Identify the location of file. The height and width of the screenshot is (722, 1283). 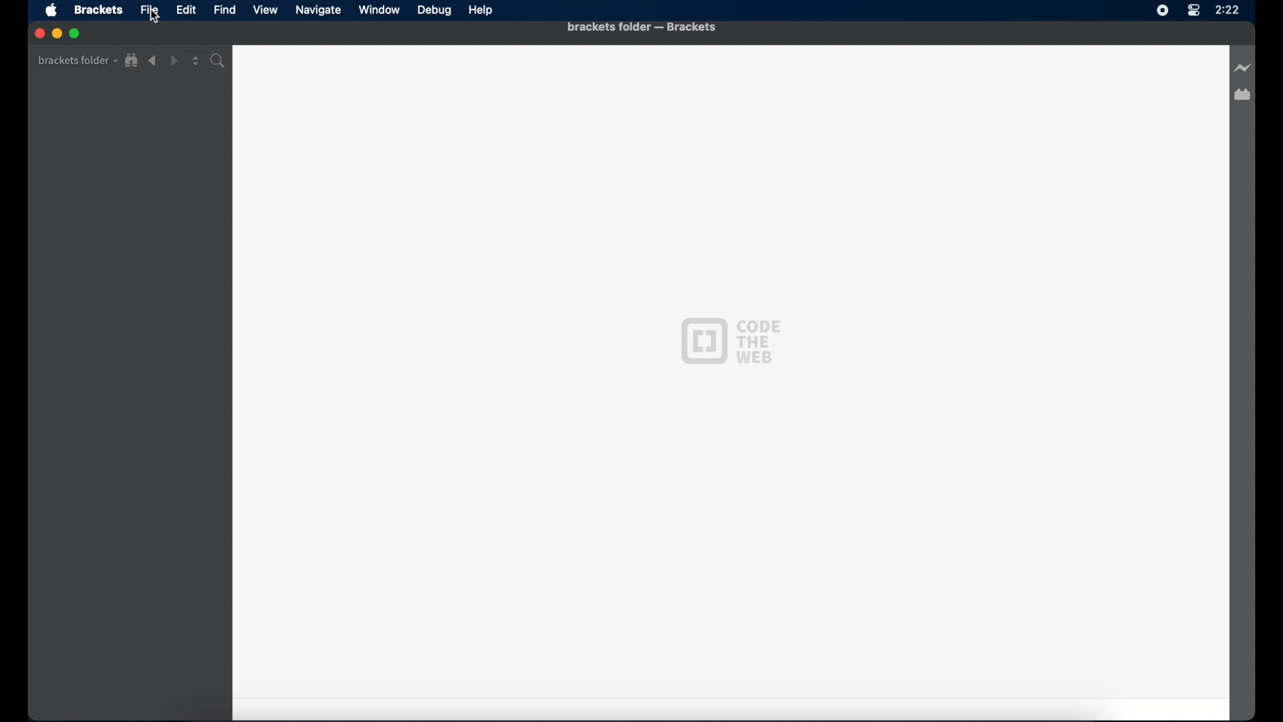
(150, 9).